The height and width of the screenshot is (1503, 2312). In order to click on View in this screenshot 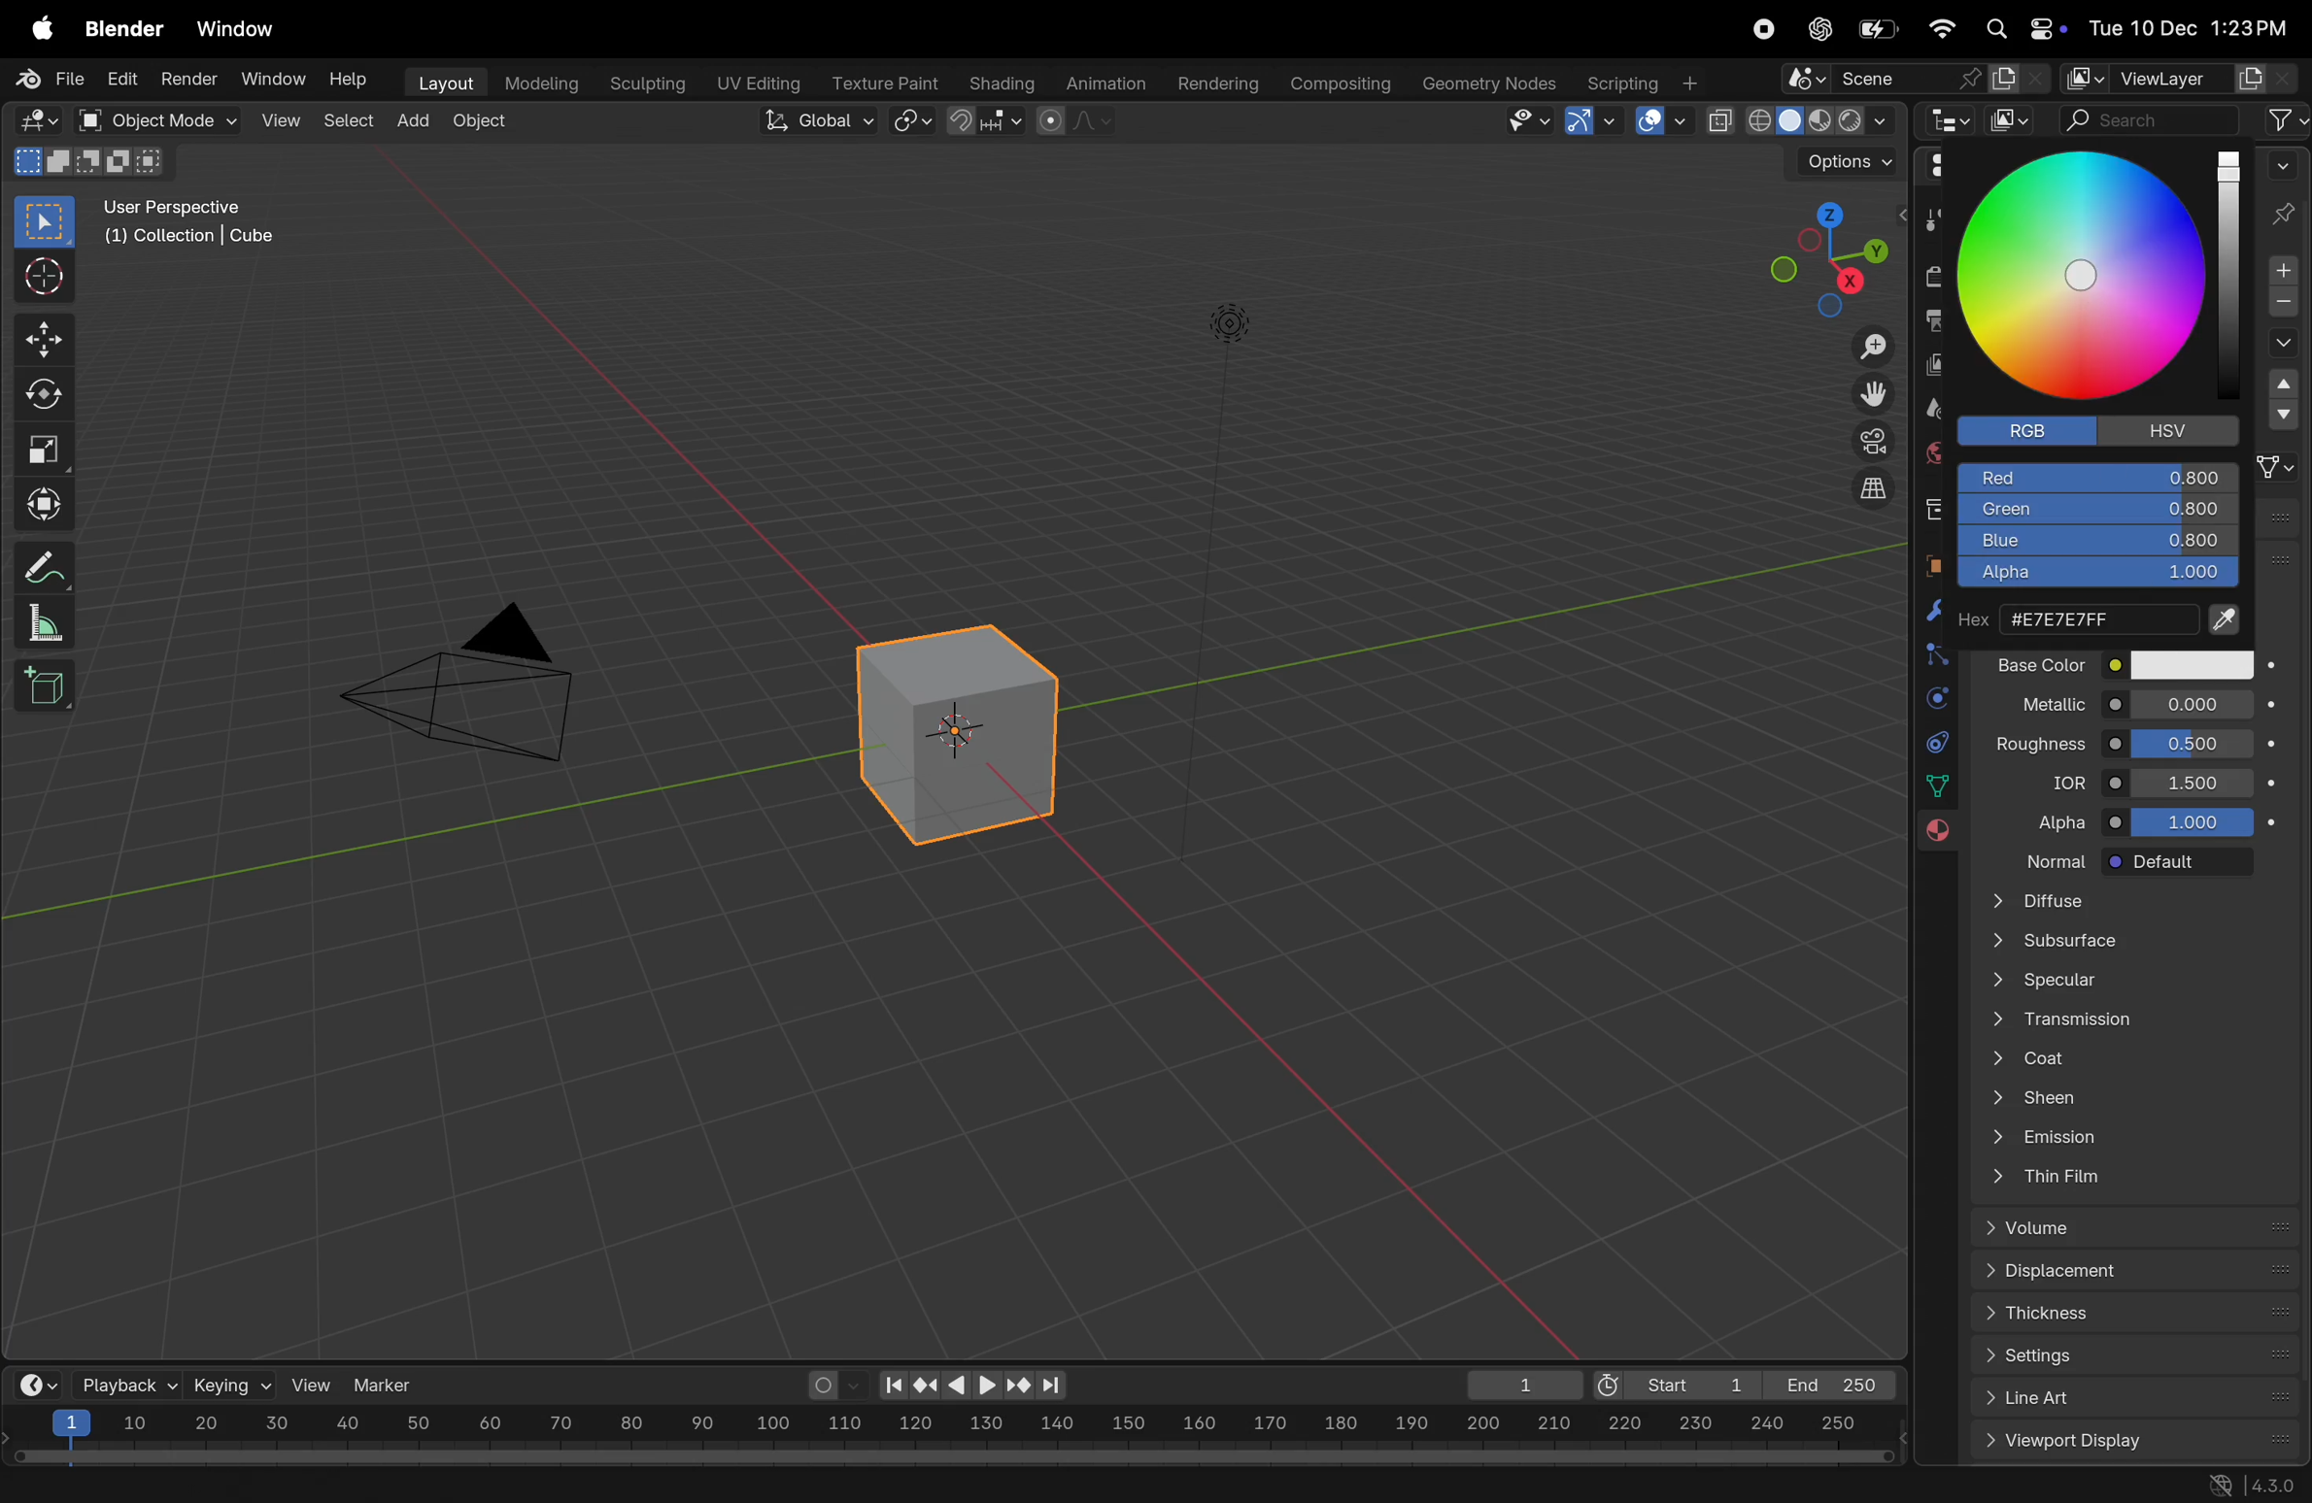, I will do `click(278, 119)`.